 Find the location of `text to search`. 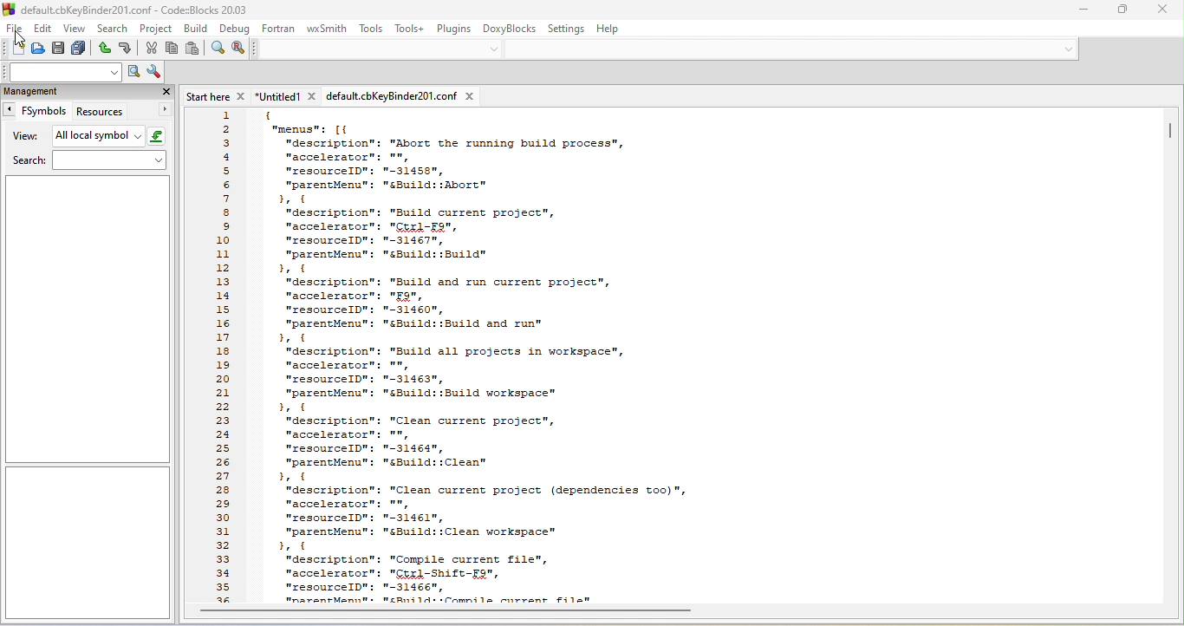

text to search is located at coordinates (61, 73).